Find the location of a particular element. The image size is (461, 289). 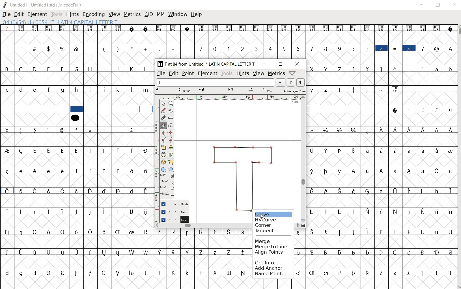

Symbol is located at coordinates (91, 150).